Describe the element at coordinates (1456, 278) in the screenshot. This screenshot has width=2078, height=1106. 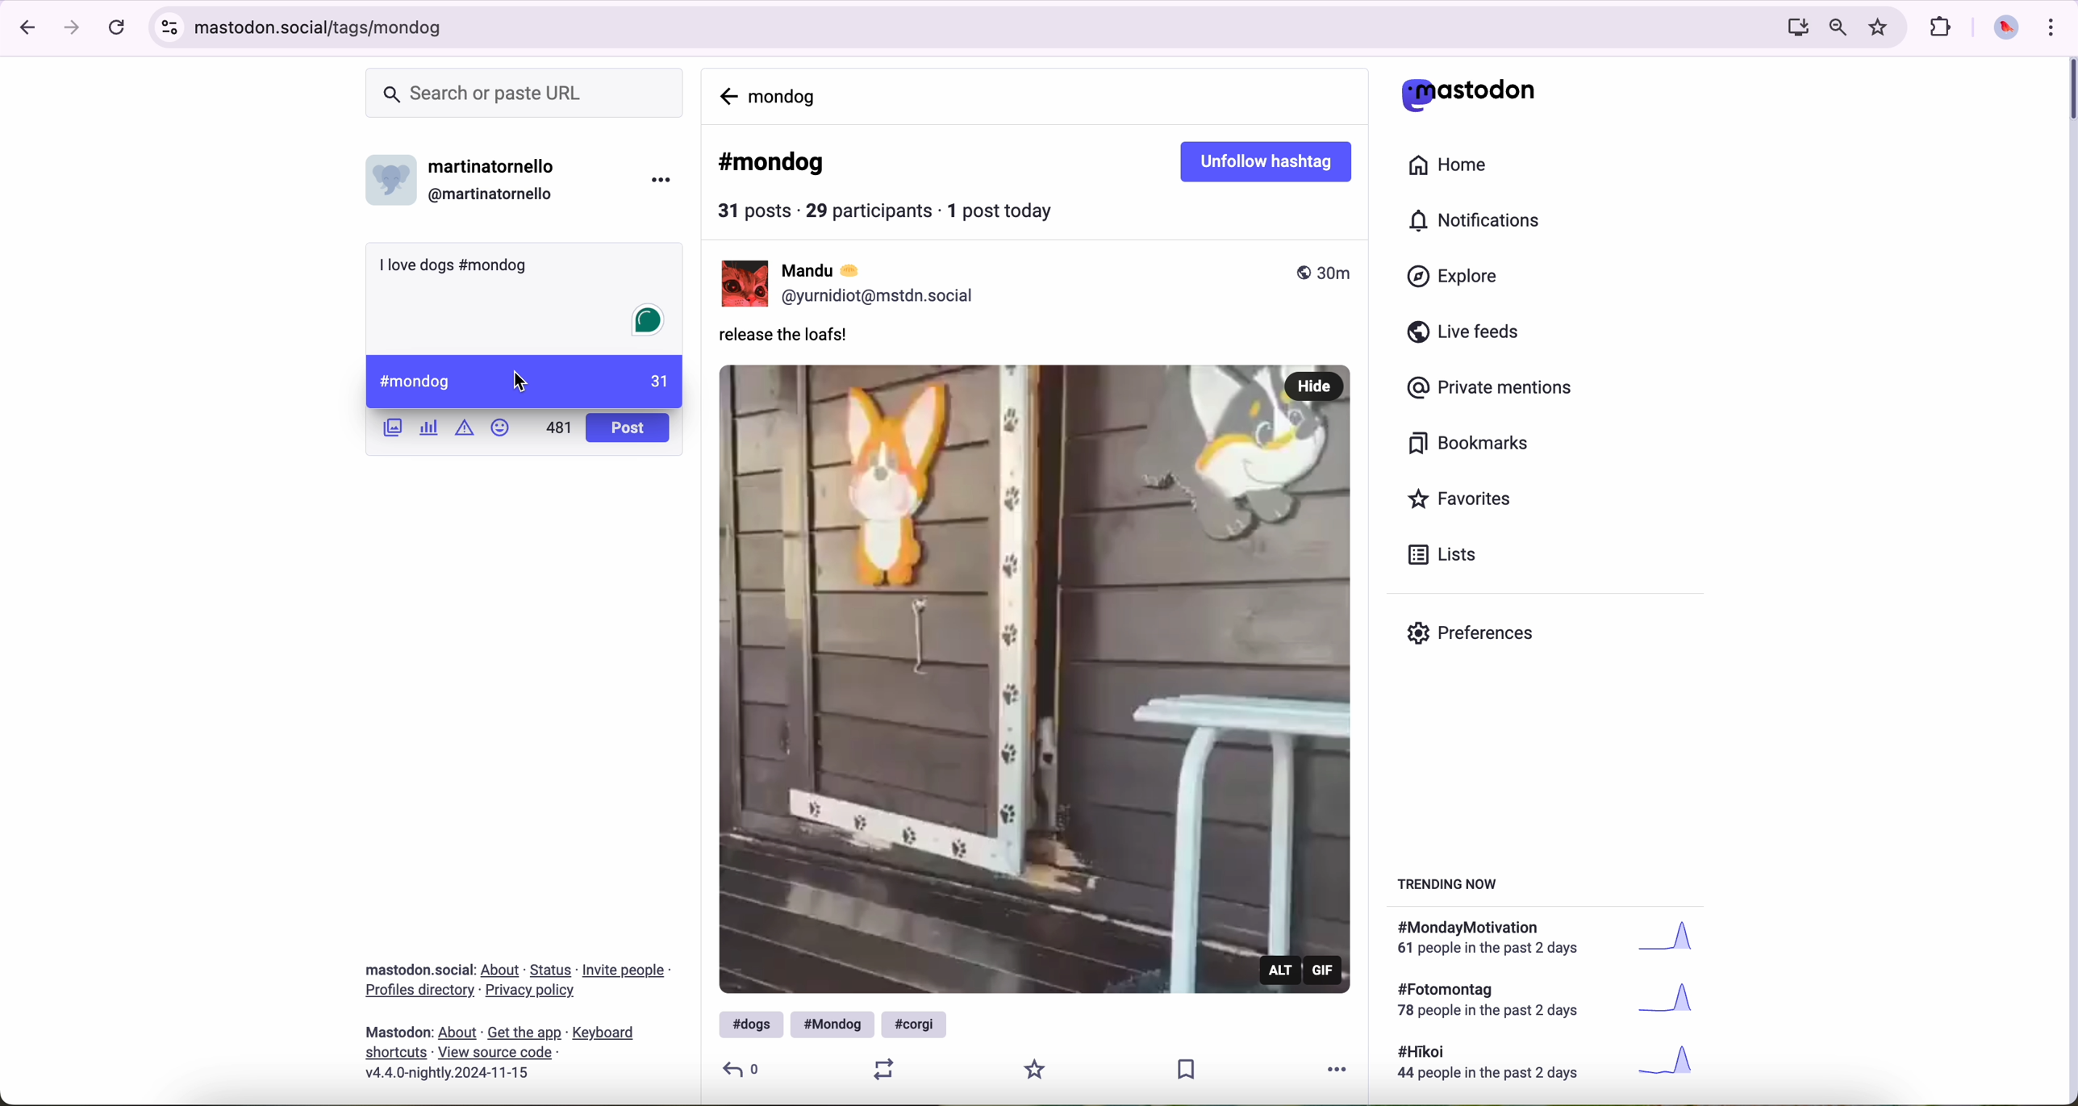
I see `explore` at that location.